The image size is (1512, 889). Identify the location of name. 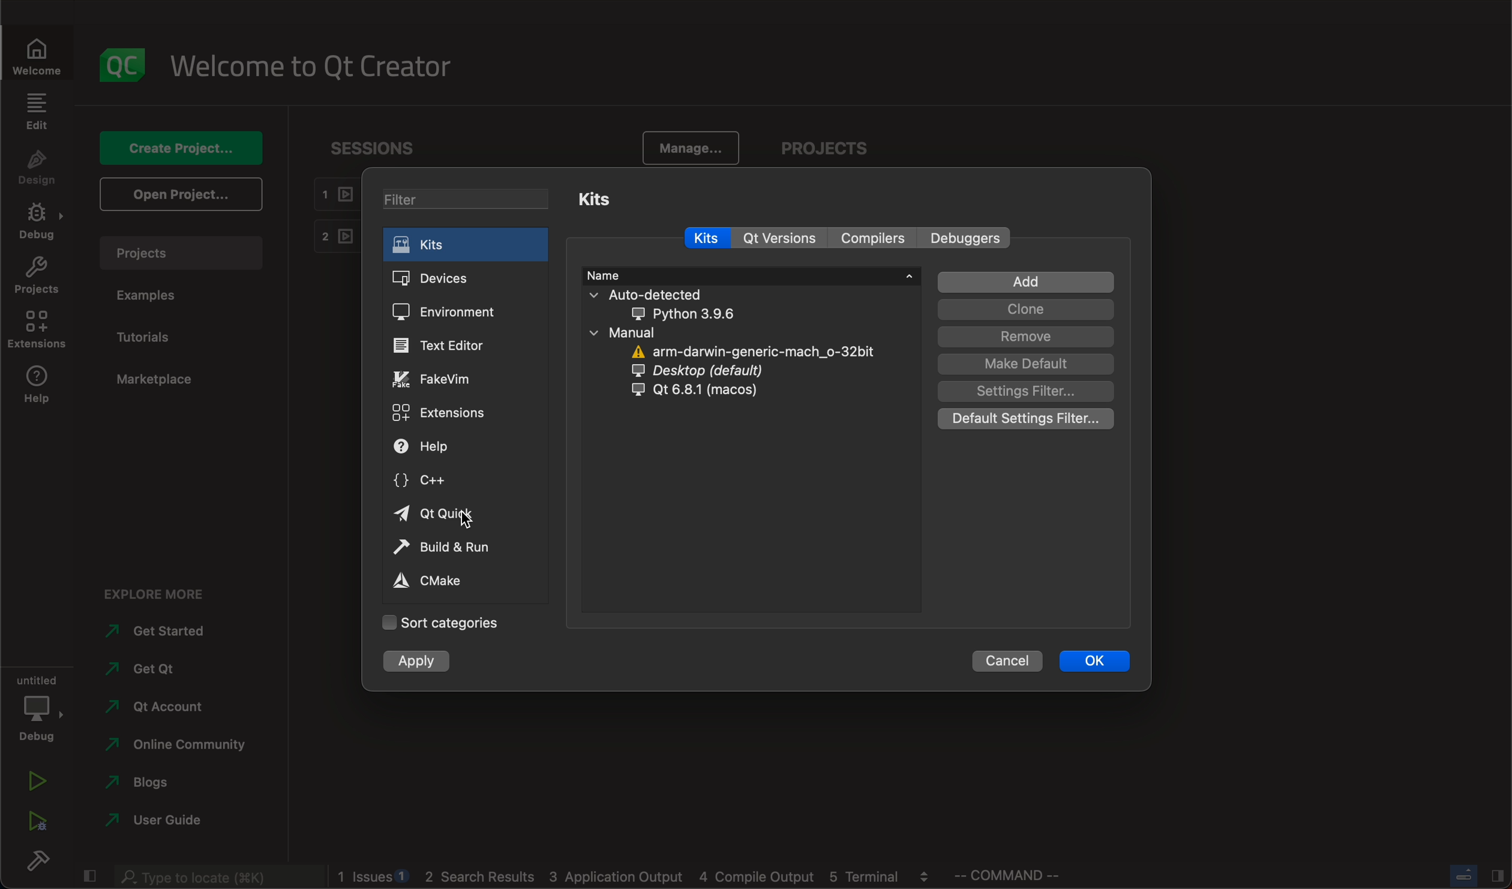
(749, 275).